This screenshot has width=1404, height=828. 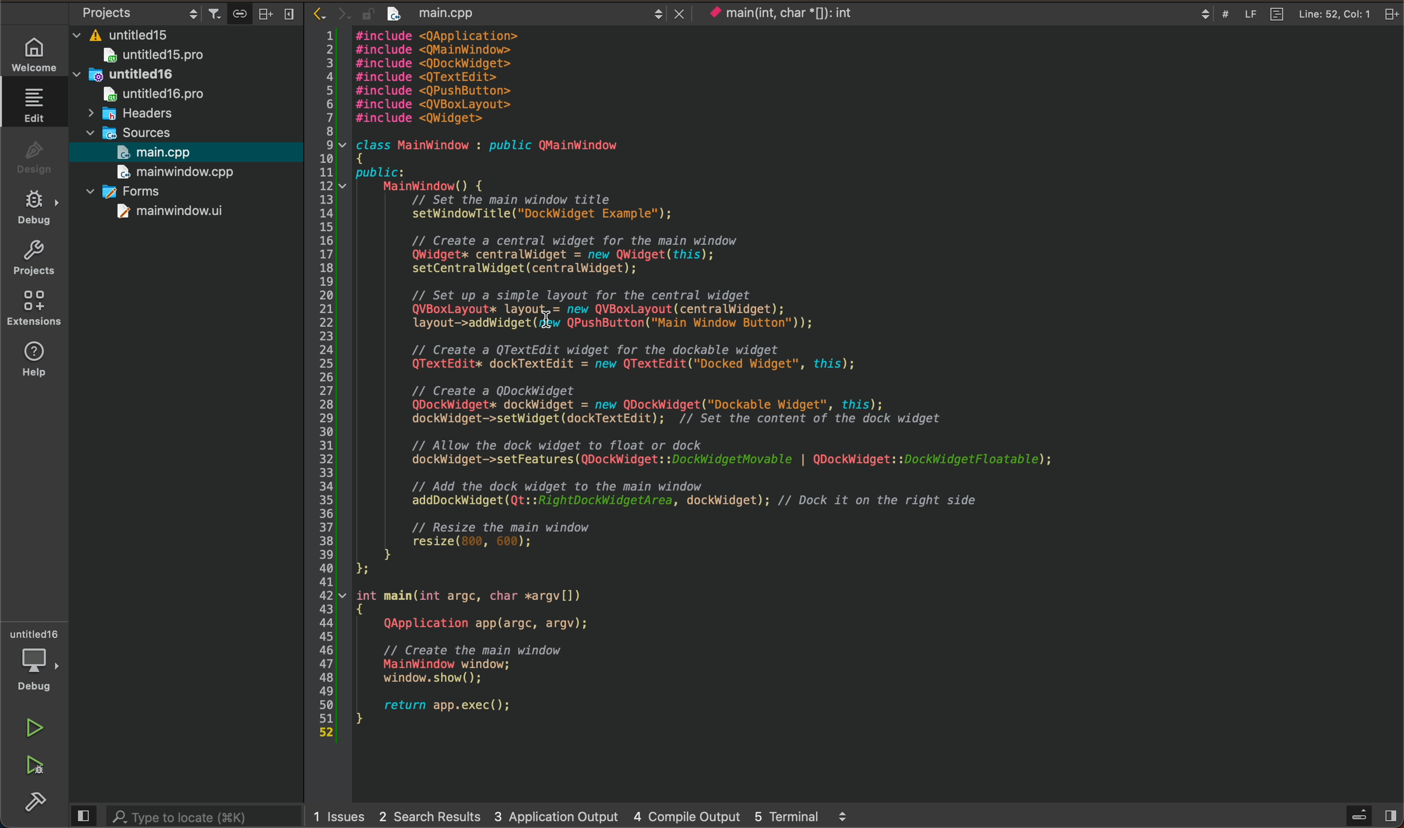 What do you see at coordinates (280, 13) in the screenshot?
I see `close bar` at bounding box center [280, 13].